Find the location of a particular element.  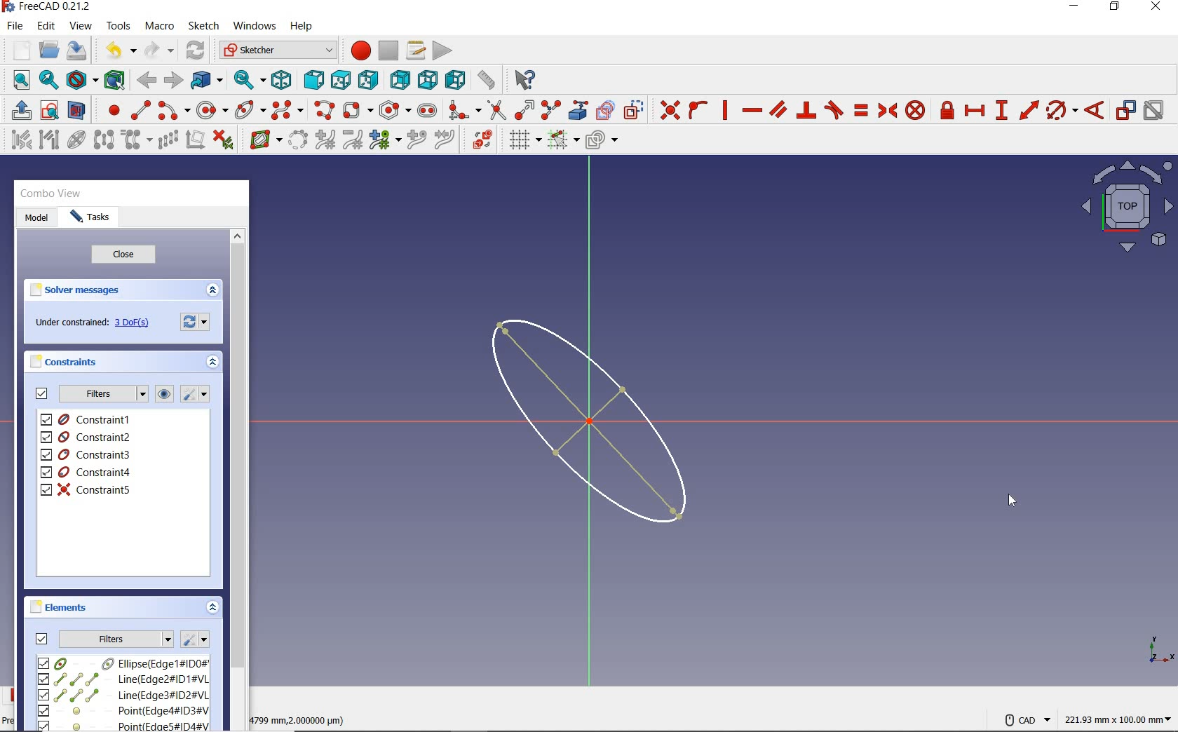

left is located at coordinates (456, 79).